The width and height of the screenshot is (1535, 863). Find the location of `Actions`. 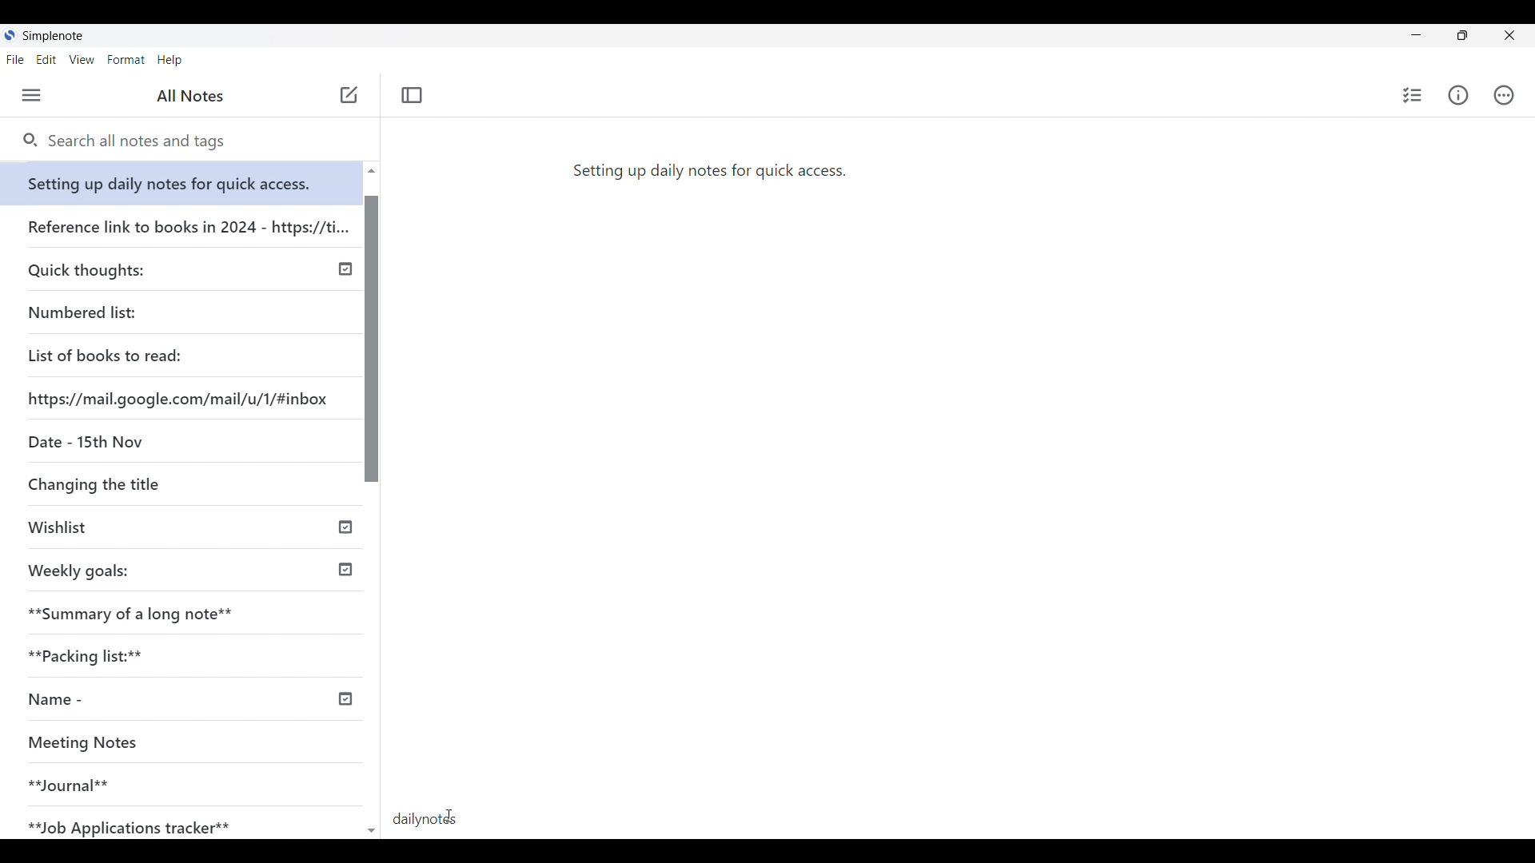

Actions is located at coordinates (1504, 94).